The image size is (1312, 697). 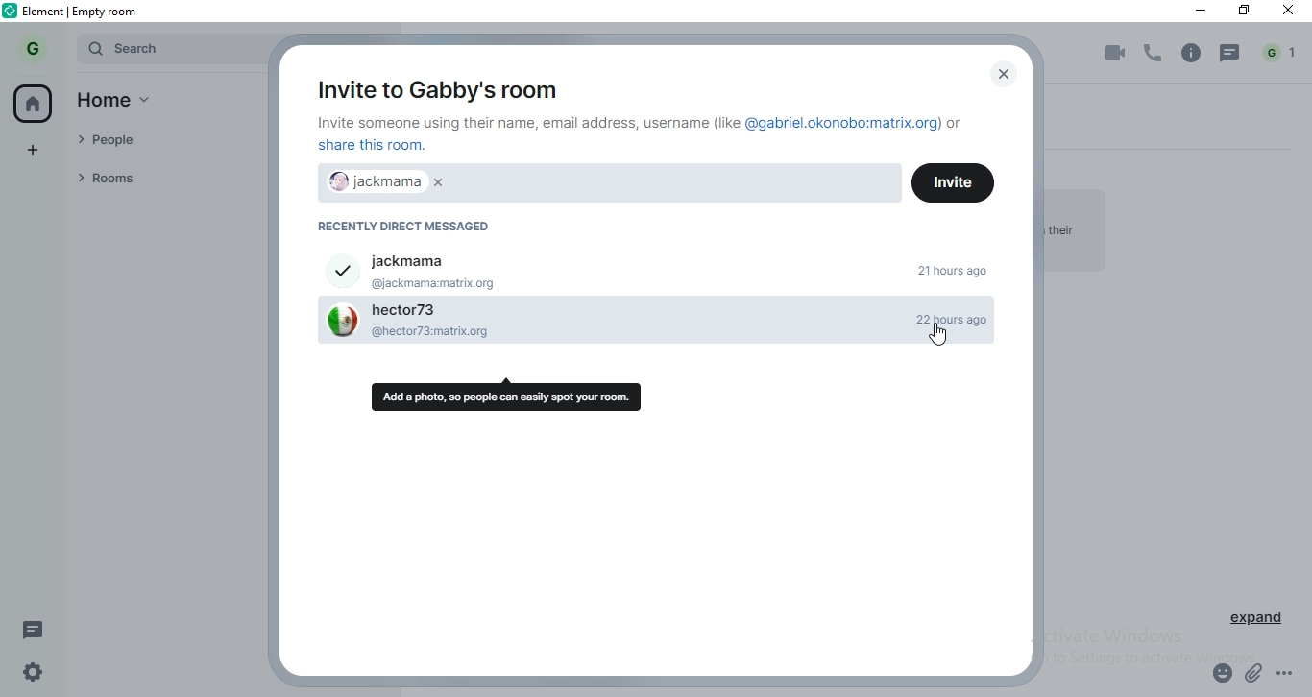 What do you see at coordinates (1291, 12) in the screenshot?
I see `close` at bounding box center [1291, 12].